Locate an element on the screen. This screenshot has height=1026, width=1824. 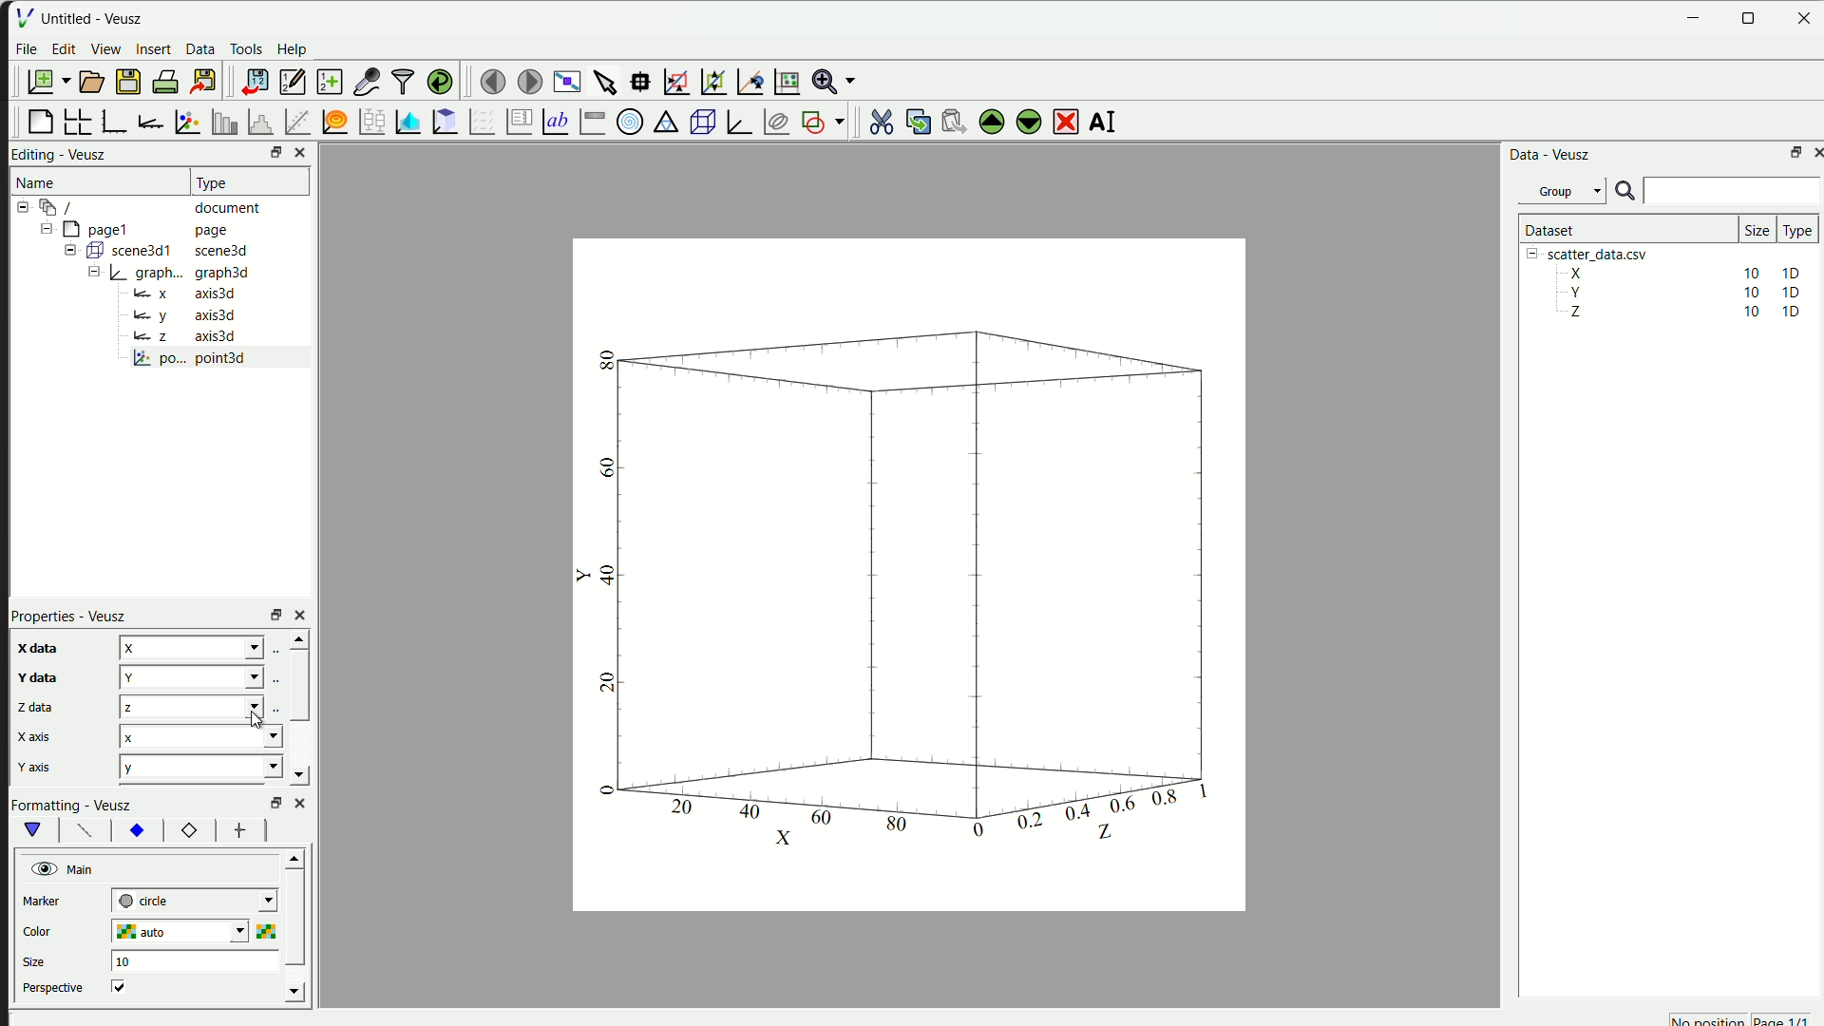
Formatting - Veusz is located at coordinates (81, 805).